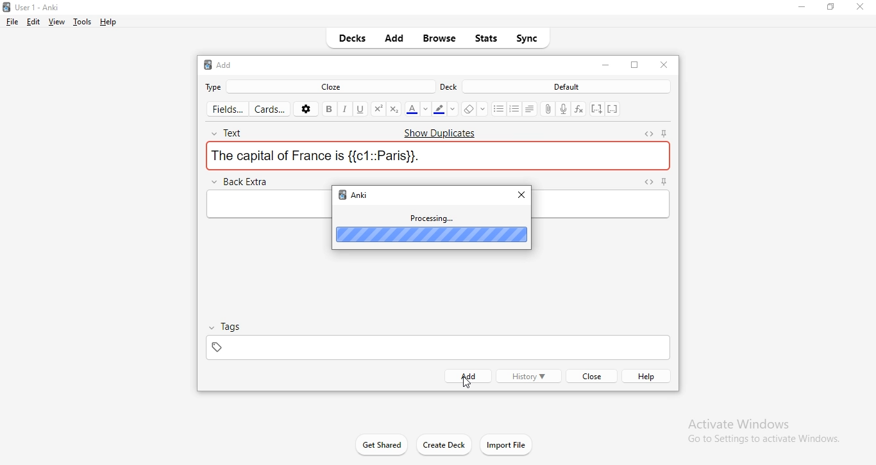  I want to click on restore, so click(636, 66).